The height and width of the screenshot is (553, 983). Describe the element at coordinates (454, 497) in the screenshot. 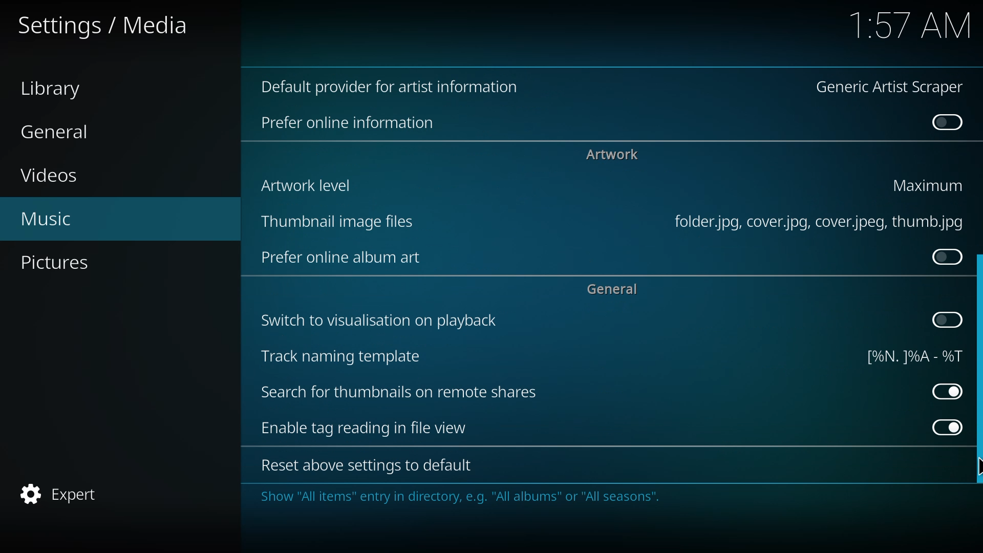

I see `info` at that location.